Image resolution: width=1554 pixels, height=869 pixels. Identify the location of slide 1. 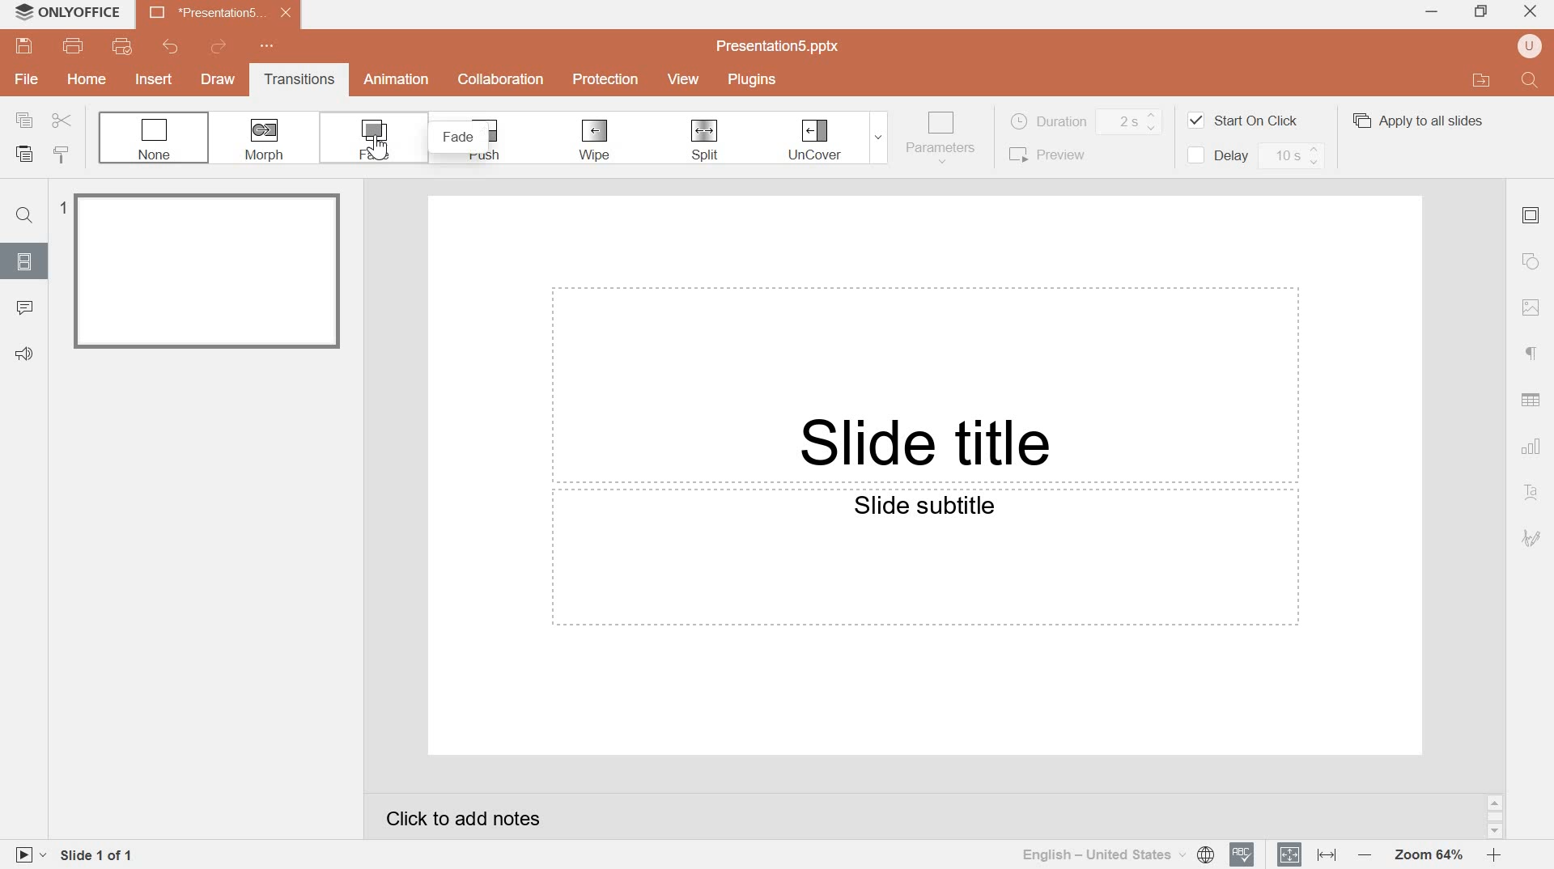
(209, 271).